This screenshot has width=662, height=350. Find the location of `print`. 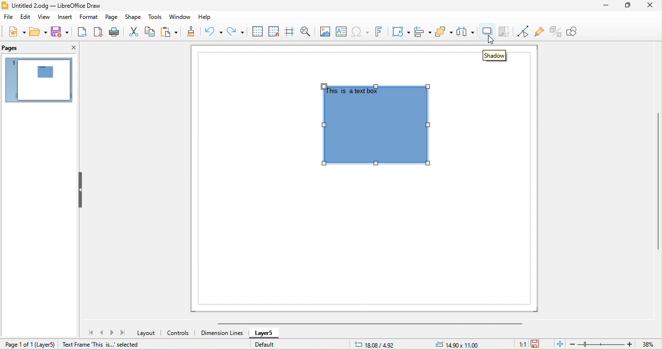

print is located at coordinates (114, 32).